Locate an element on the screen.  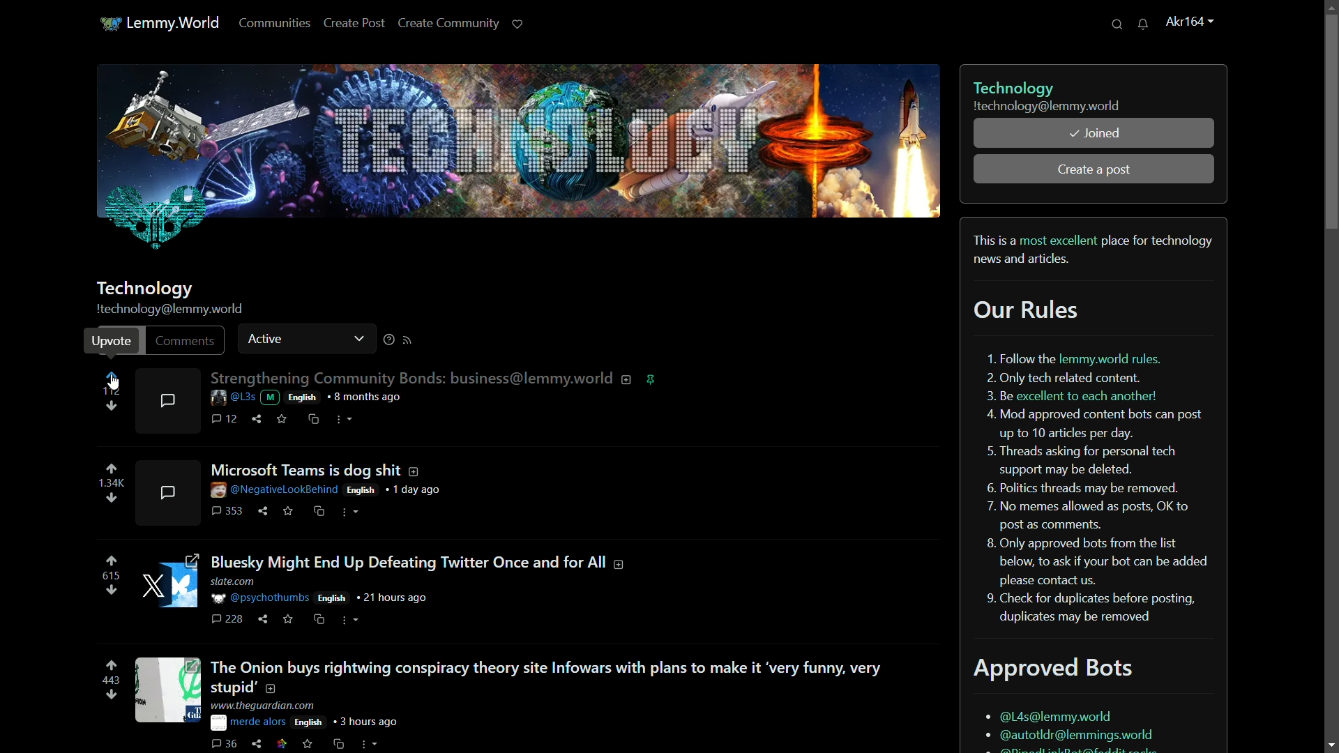
post-1 is located at coordinates (439, 378).